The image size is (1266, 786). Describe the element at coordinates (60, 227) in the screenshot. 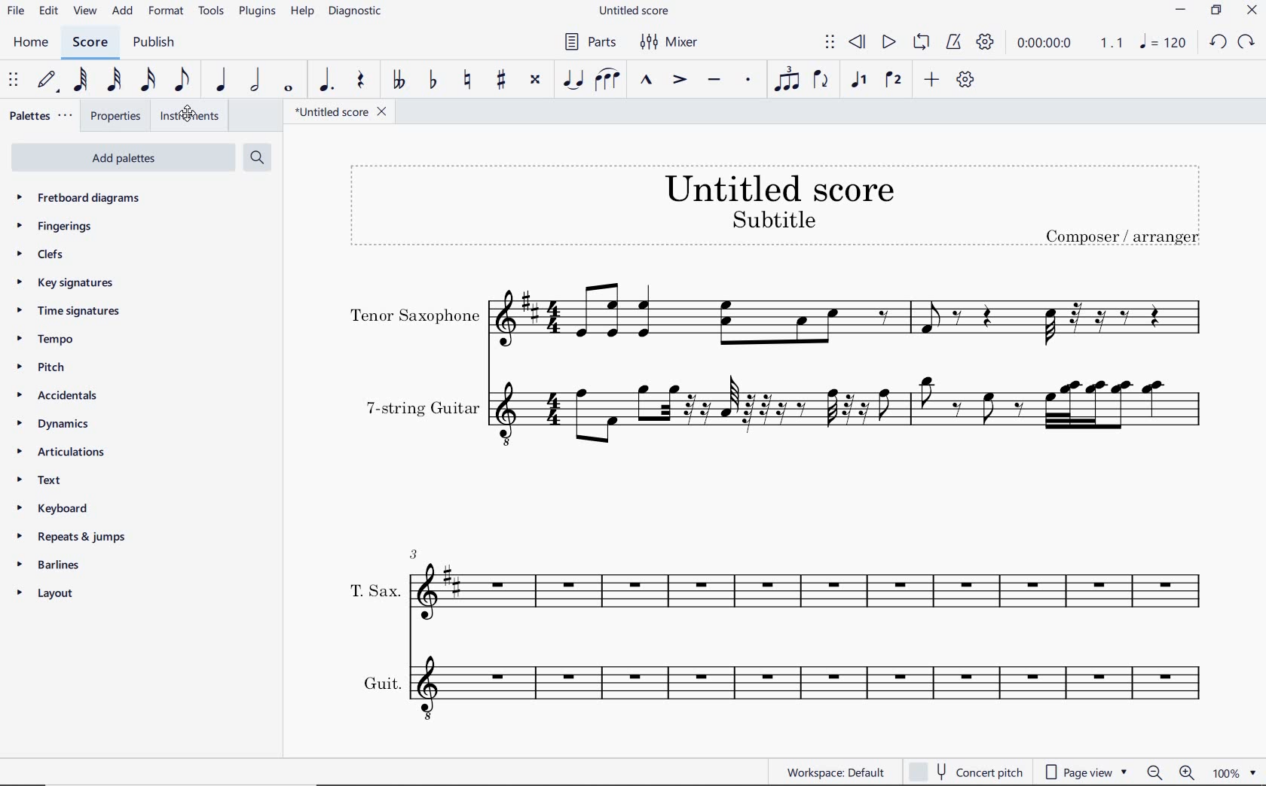

I see `FINGERINGS` at that location.